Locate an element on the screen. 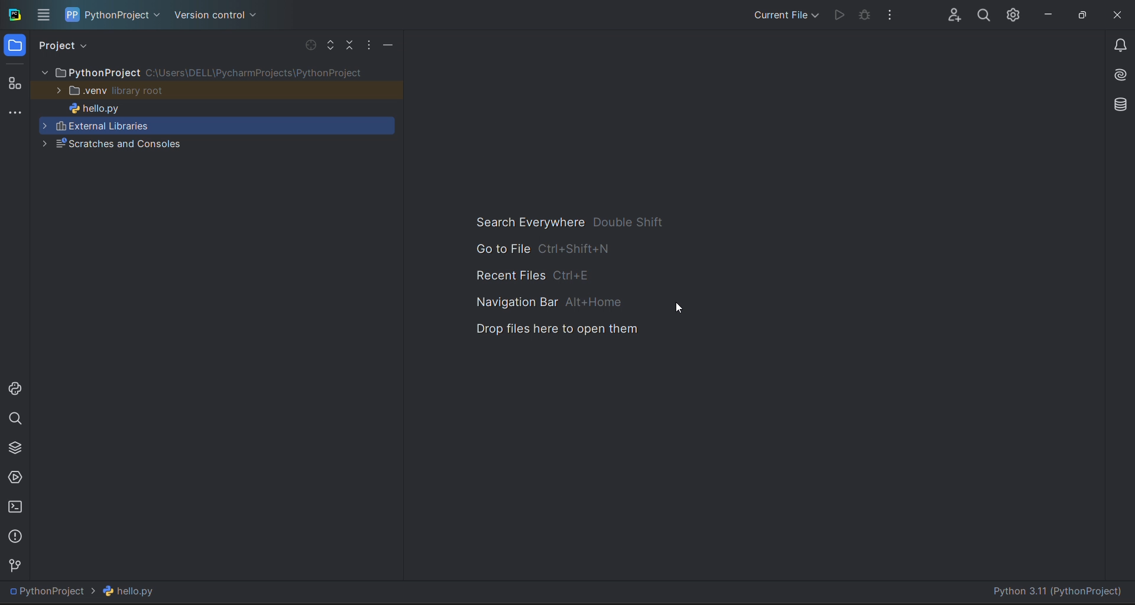 Image resolution: width=1135 pixels, height=605 pixels. settings is located at coordinates (1014, 12).